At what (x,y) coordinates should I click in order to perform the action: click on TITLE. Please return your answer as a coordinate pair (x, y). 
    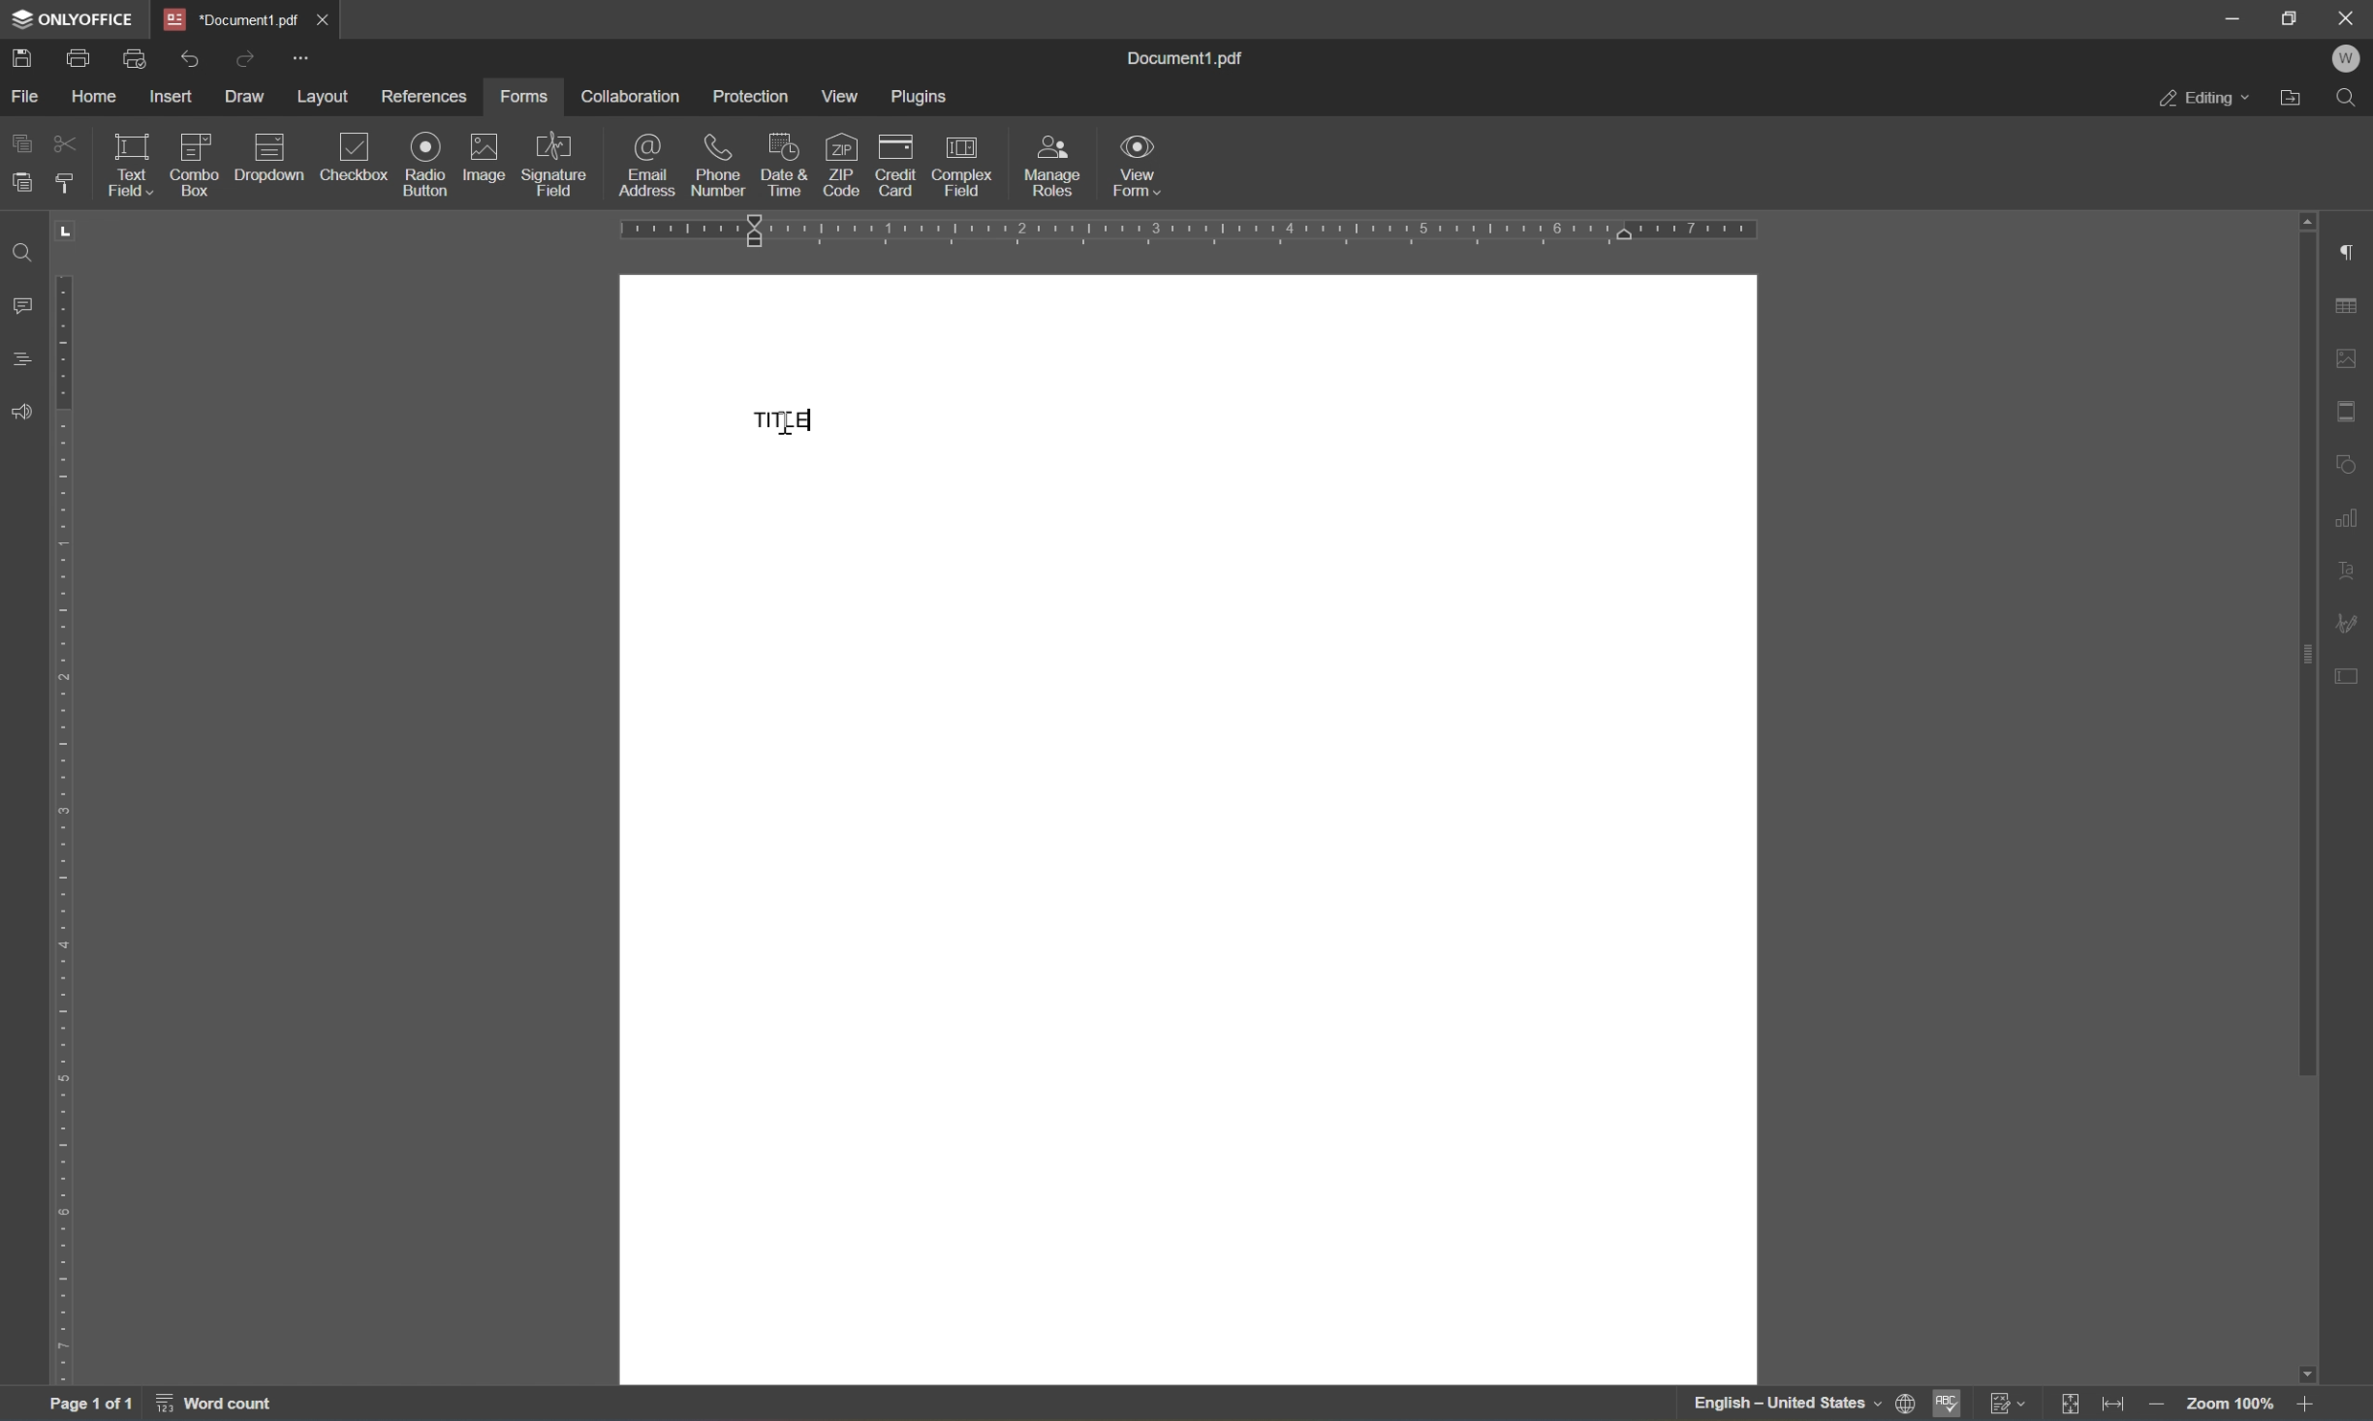
    Looking at the image, I should click on (775, 424).